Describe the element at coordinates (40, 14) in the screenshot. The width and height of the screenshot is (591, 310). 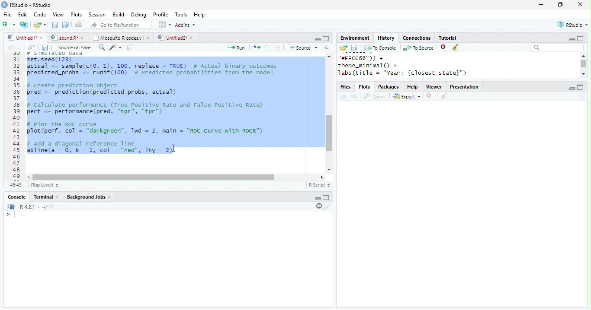
I see `Code` at that location.